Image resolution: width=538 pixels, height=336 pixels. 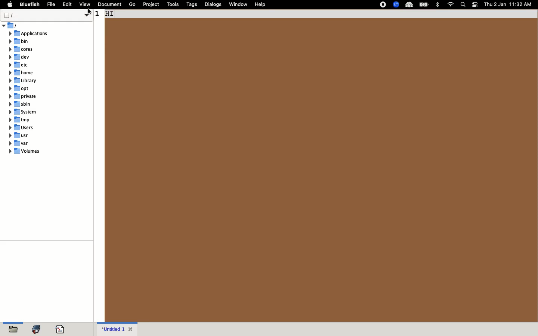 I want to click on view, so click(x=86, y=4).